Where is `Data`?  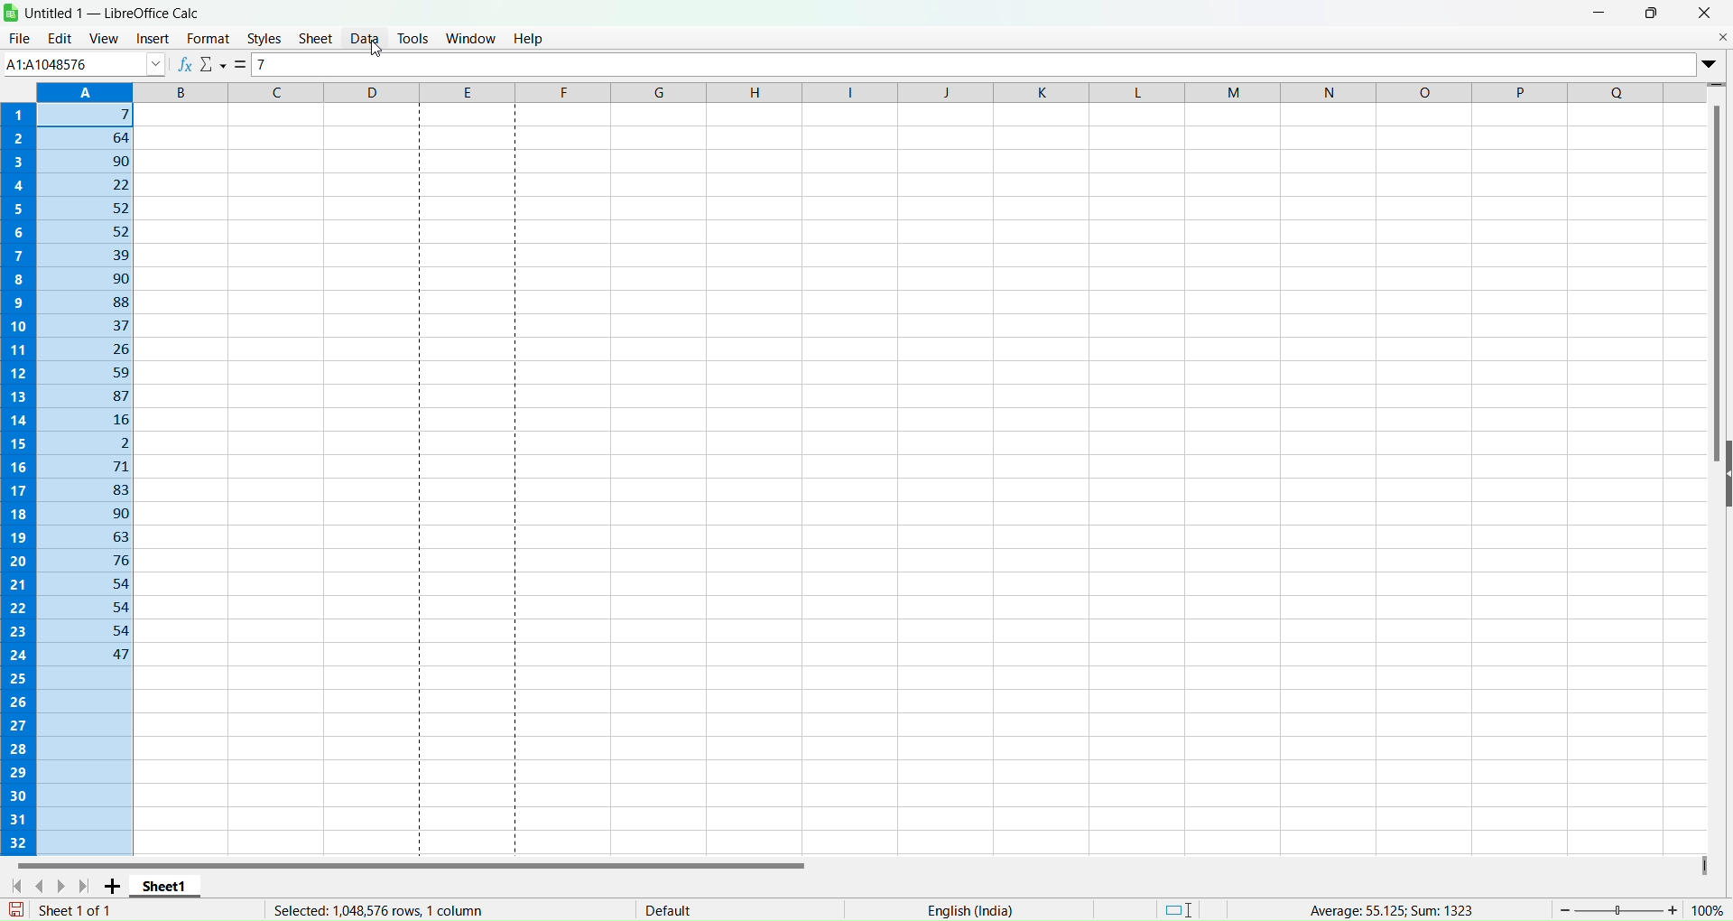 Data is located at coordinates (365, 37).